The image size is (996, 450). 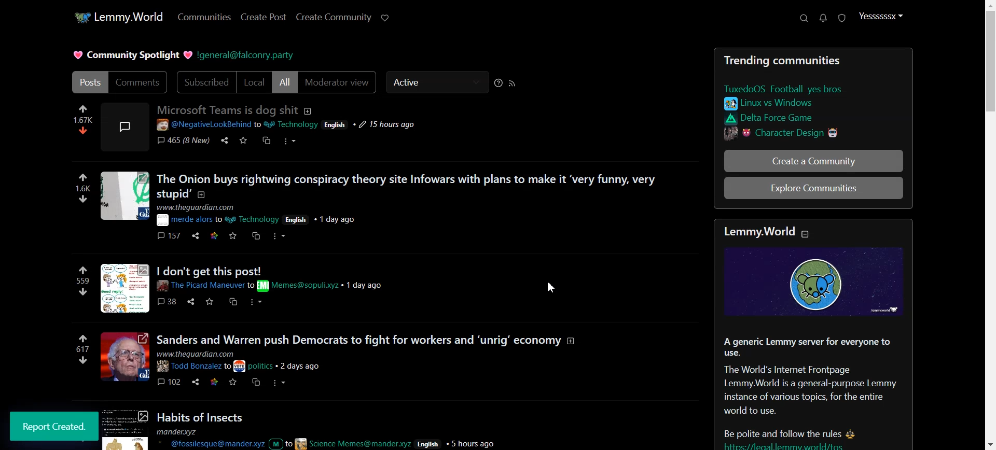 I want to click on Support, so click(x=803, y=19).